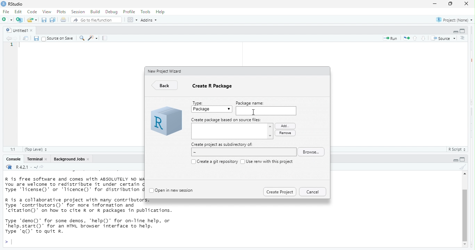  Describe the element at coordinates (78, 12) in the screenshot. I see `Session` at that location.